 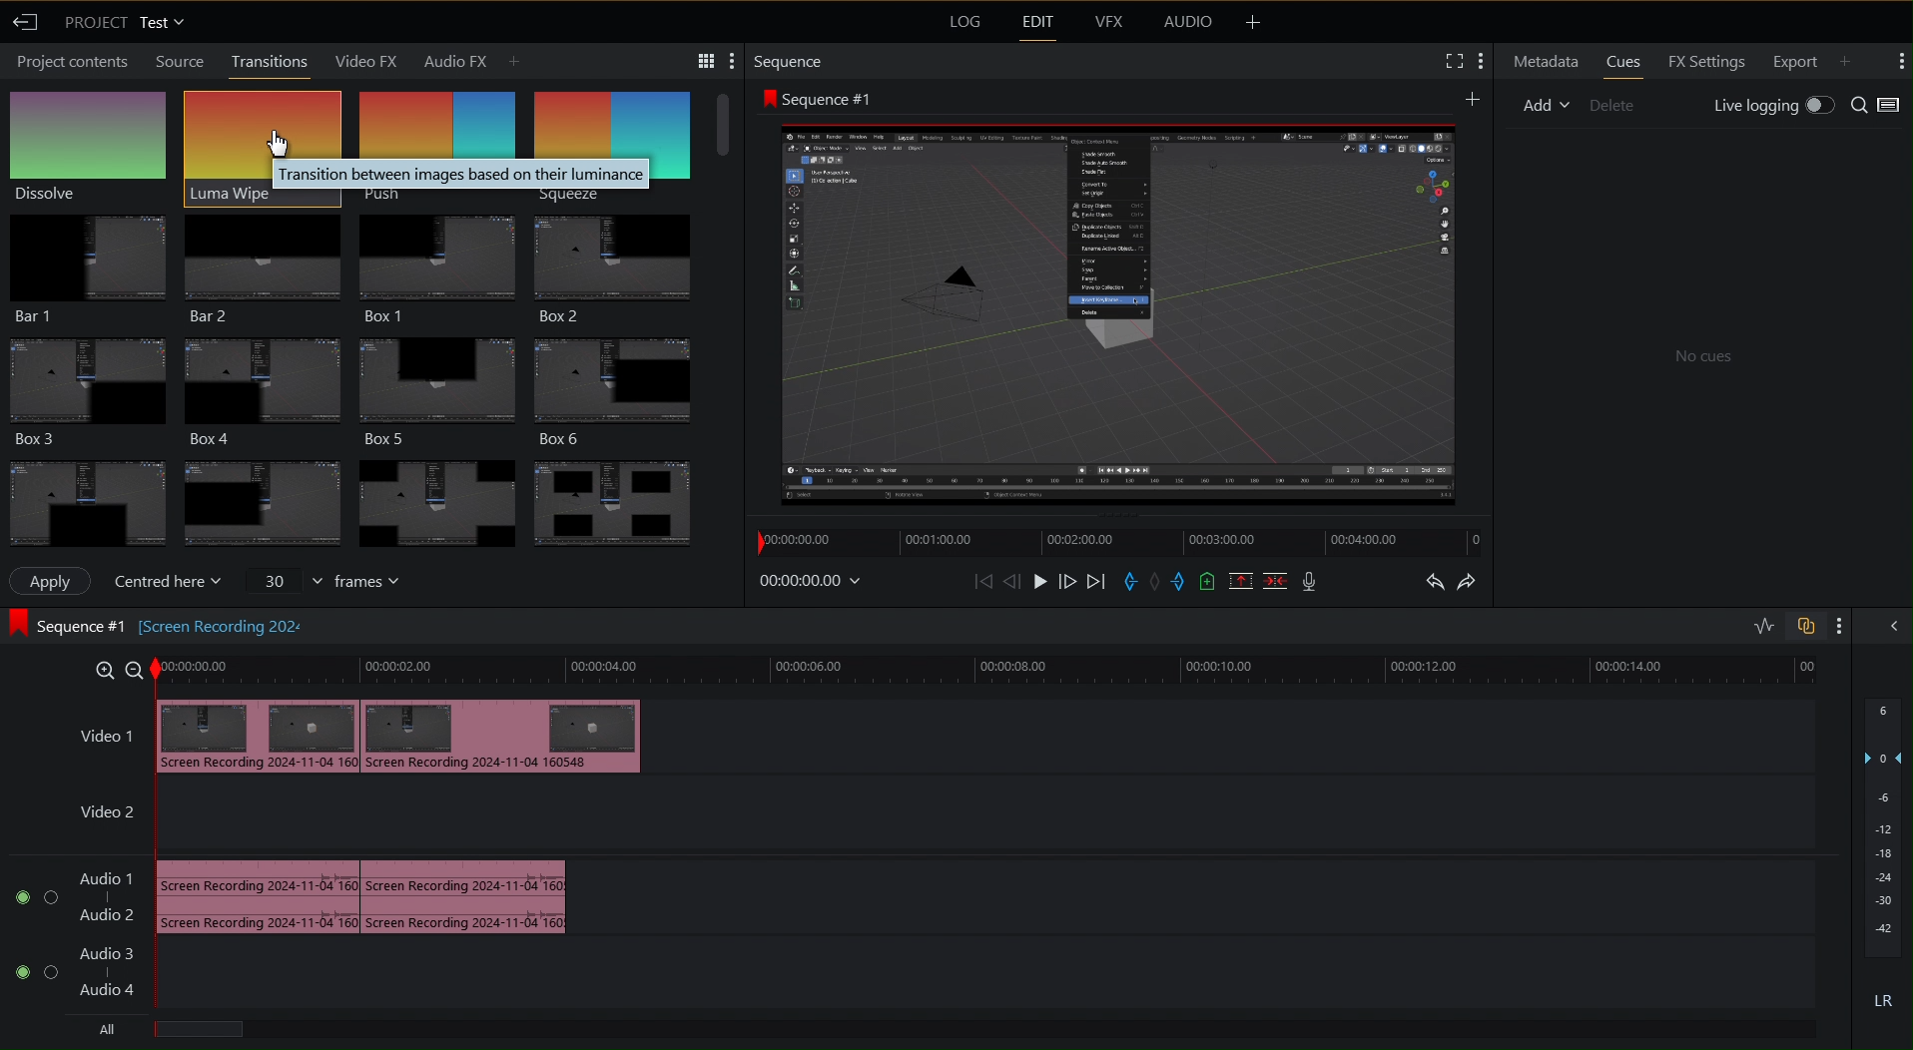 I want to click on Remove Marker, so click(x=1157, y=582).